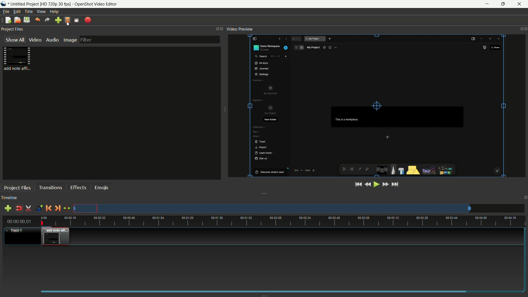  Describe the element at coordinates (9, 198) in the screenshot. I see `timeline` at that location.